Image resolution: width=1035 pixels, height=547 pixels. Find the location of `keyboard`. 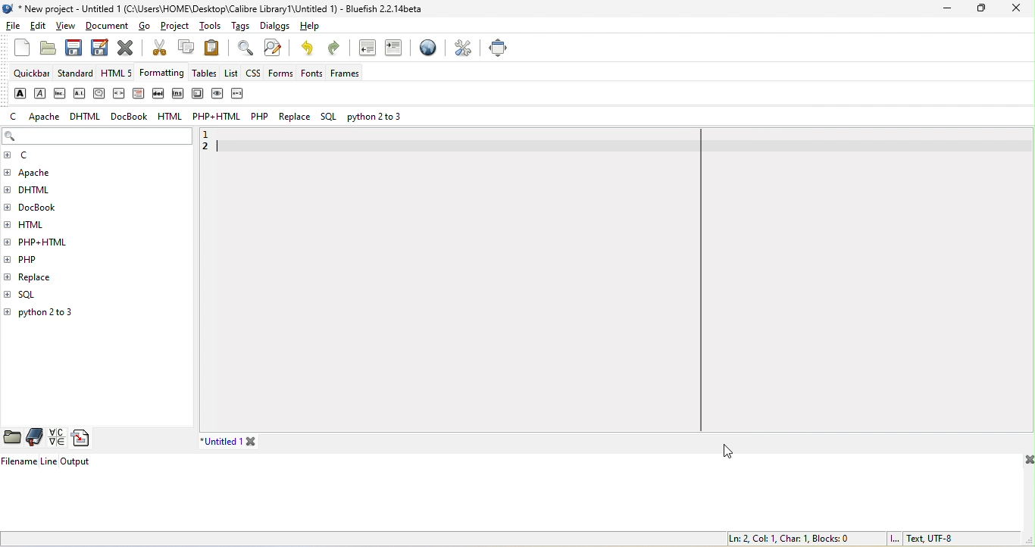

keyboard is located at coordinates (197, 94).